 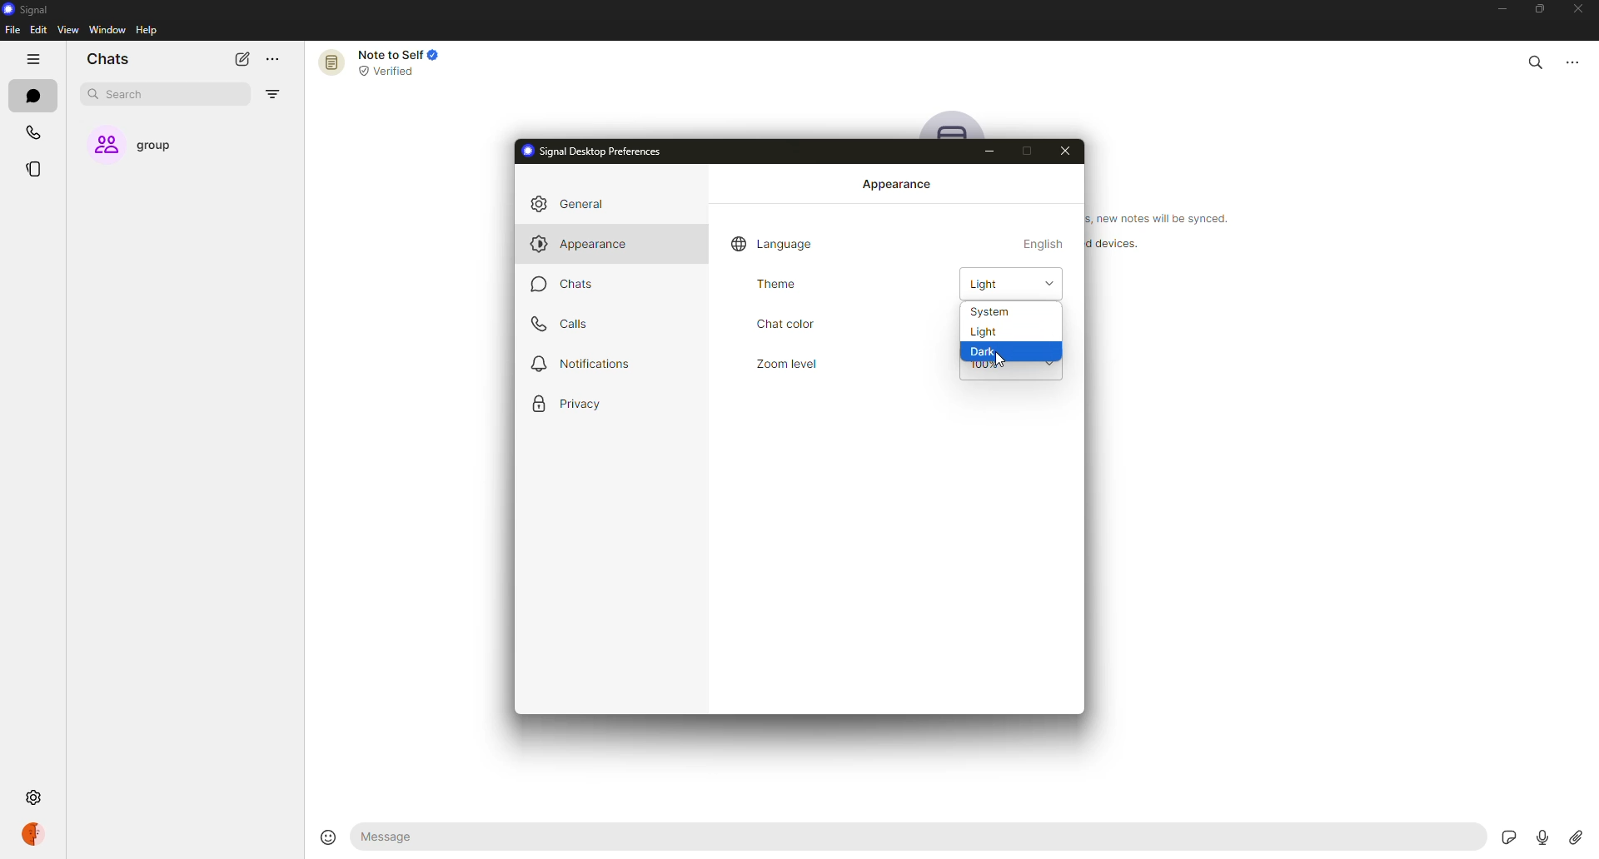 What do you see at coordinates (785, 363) in the screenshot?
I see `zoom level` at bounding box center [785, 363].